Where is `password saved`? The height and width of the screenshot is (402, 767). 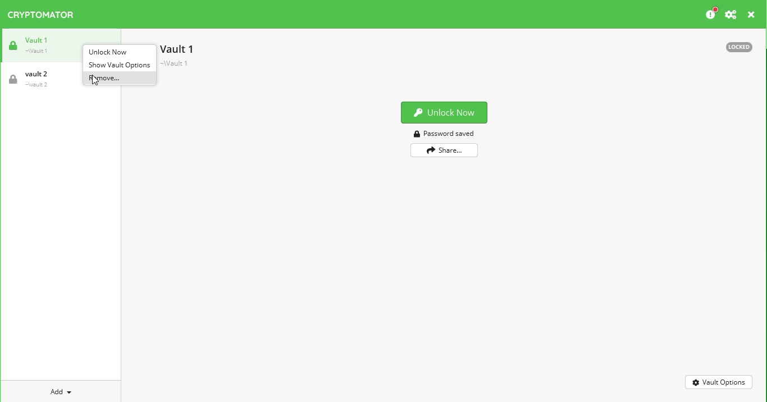
password saved is located at coordinates (444, 134).